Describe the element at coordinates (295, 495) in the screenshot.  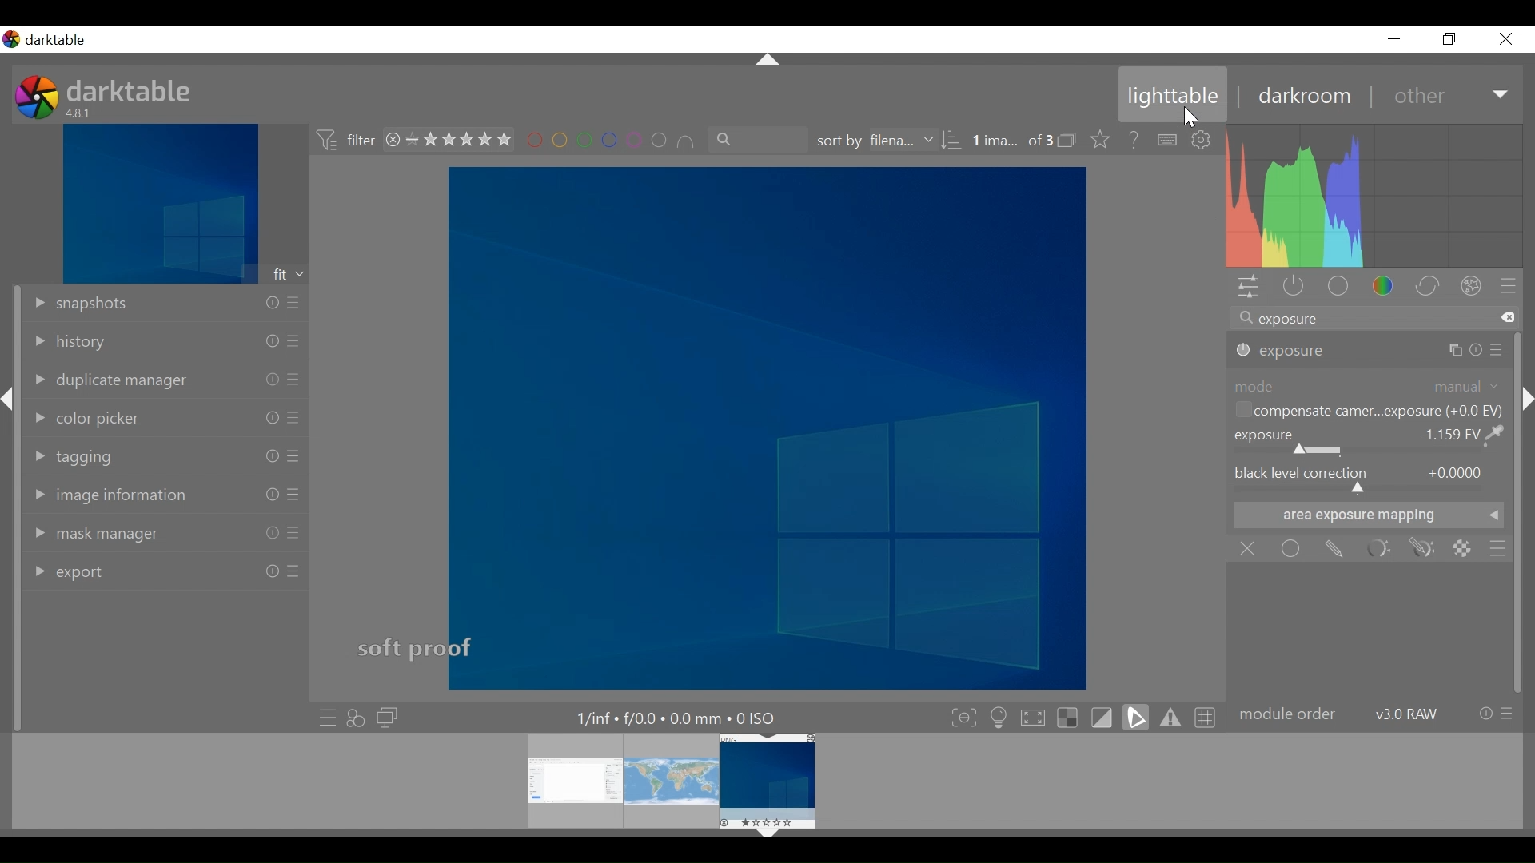
I see `presets` at that location.